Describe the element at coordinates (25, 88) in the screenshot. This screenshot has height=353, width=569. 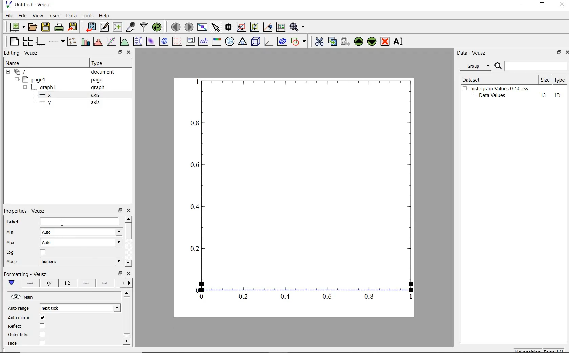
I see `hide` at that location.